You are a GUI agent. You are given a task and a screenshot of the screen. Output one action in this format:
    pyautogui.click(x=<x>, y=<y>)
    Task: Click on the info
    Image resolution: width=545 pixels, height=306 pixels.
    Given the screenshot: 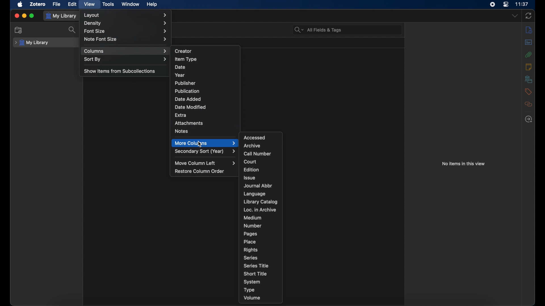 What is the action you would take?
    pyautogui.click(x=529, y=29)
    